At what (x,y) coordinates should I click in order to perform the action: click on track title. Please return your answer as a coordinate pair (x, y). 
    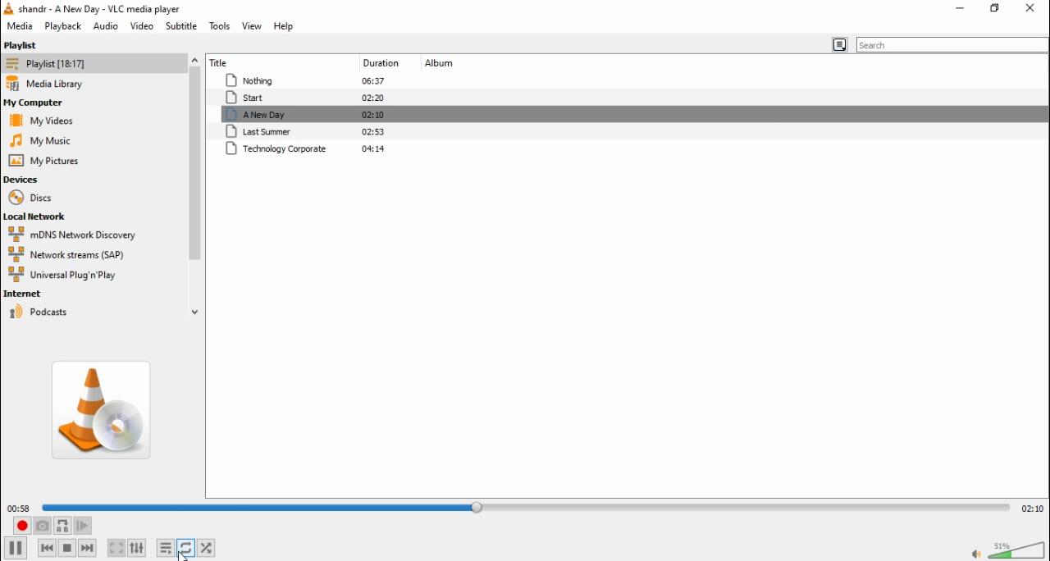
    Looking at the image, I should click on (258, 61).